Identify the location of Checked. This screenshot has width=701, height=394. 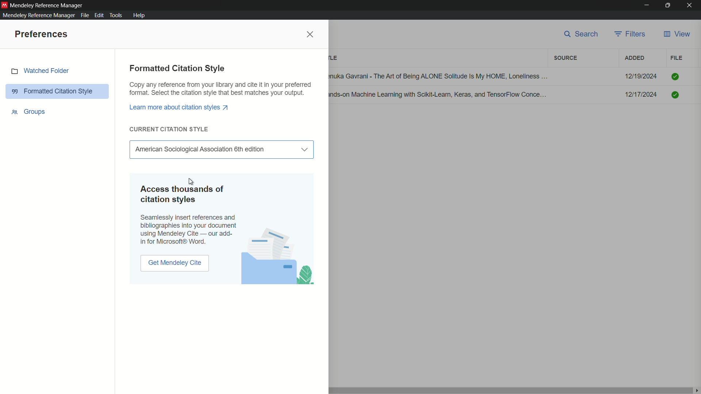
(675, 94).